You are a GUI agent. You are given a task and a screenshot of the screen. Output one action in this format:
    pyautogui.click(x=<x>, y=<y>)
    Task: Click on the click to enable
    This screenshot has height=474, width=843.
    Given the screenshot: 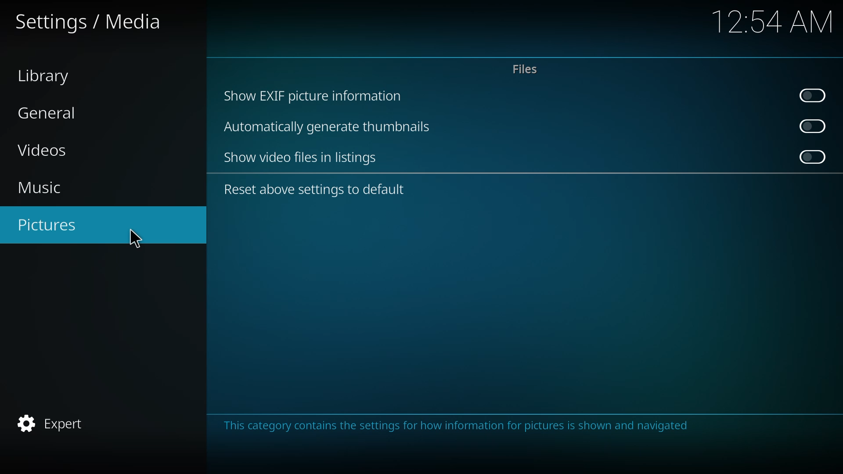 What is the action you would take?
    pyautogui.click(x=813, y=127)
    